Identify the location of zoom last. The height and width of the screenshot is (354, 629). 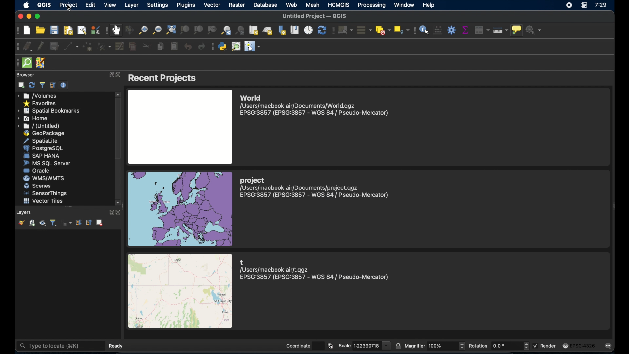
(227, 30).